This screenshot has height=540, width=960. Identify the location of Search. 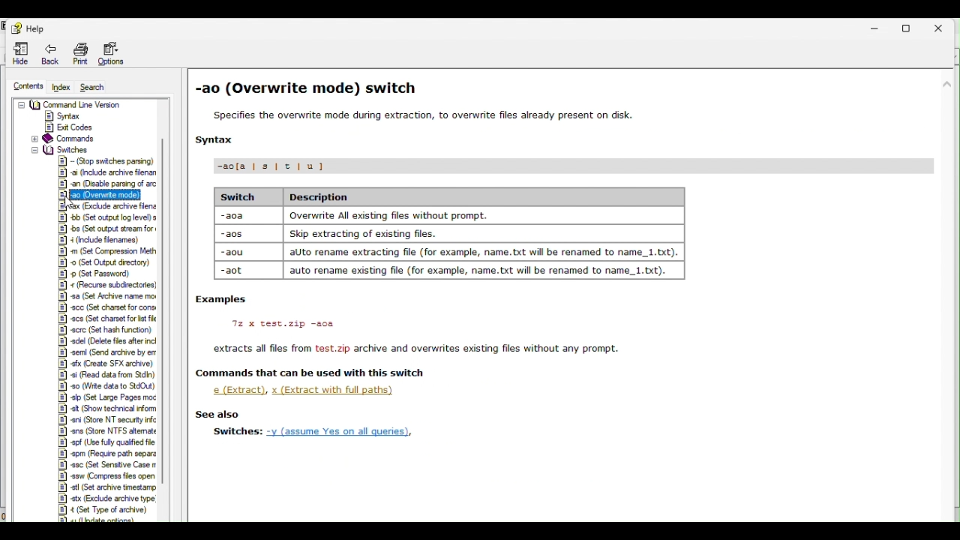
(97, 88).